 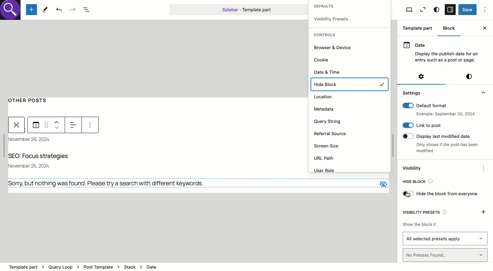 I want to click on Display last modified date, so click(x=440, y=135).